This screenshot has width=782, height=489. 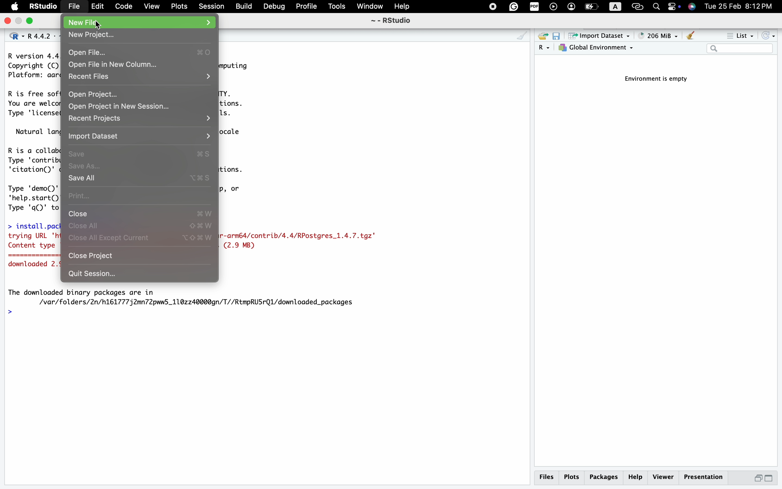 I want to click on recent projects, so click(x=139, y=118).